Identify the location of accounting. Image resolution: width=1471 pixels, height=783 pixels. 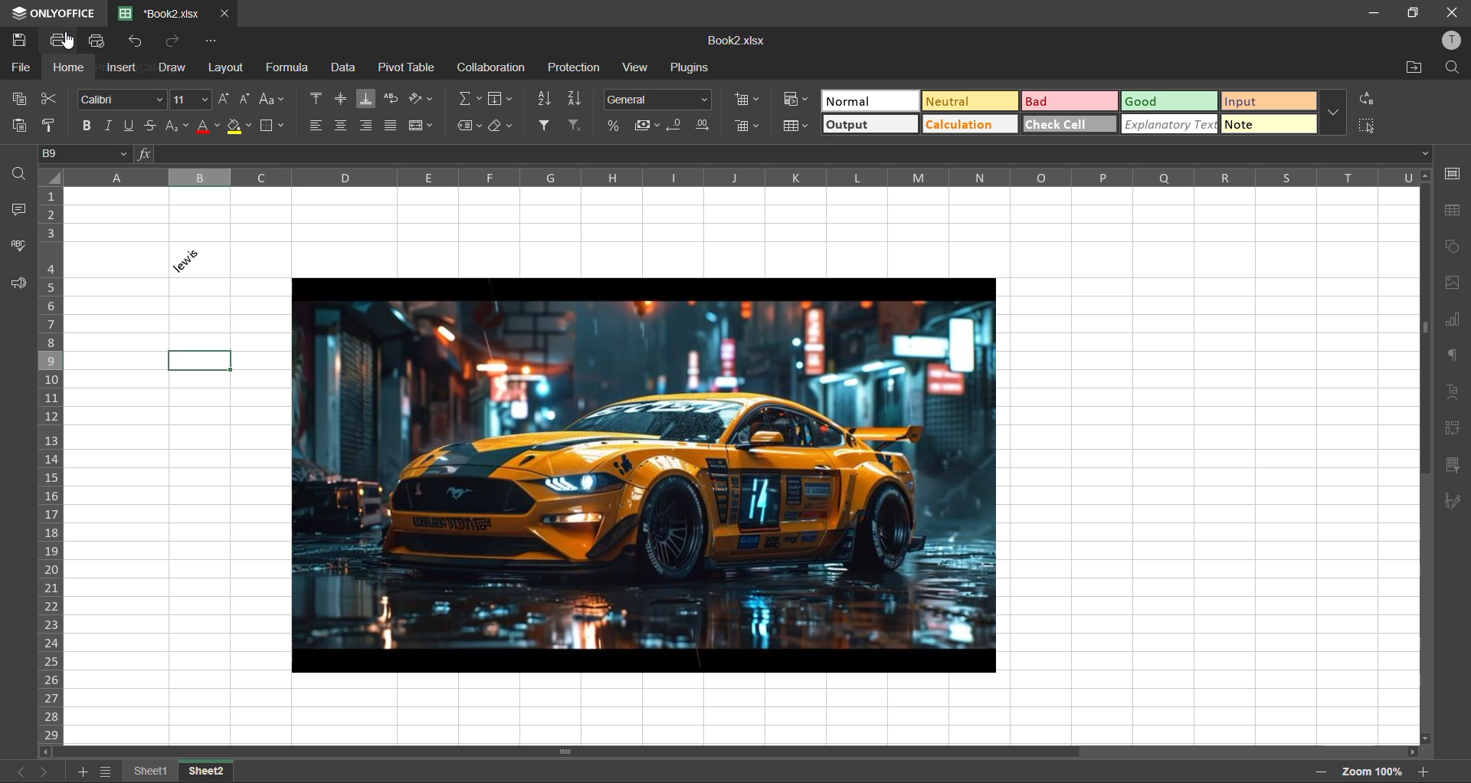
(648, 126).